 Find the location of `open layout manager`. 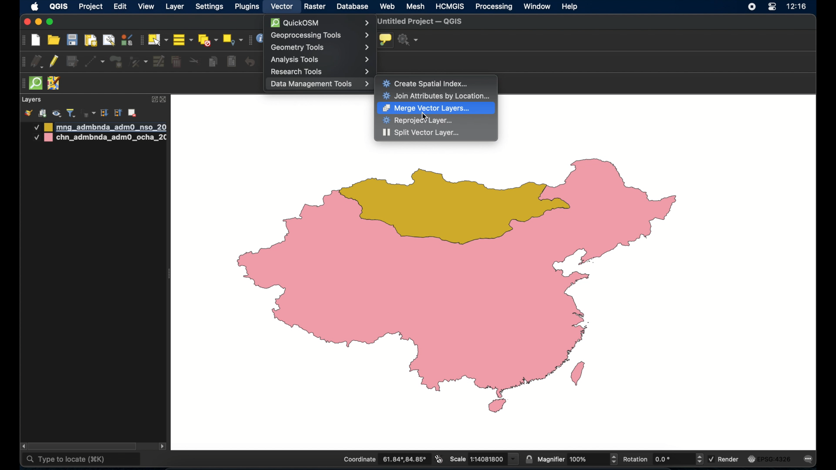

open layout manager is located at coordinates (108, 40).